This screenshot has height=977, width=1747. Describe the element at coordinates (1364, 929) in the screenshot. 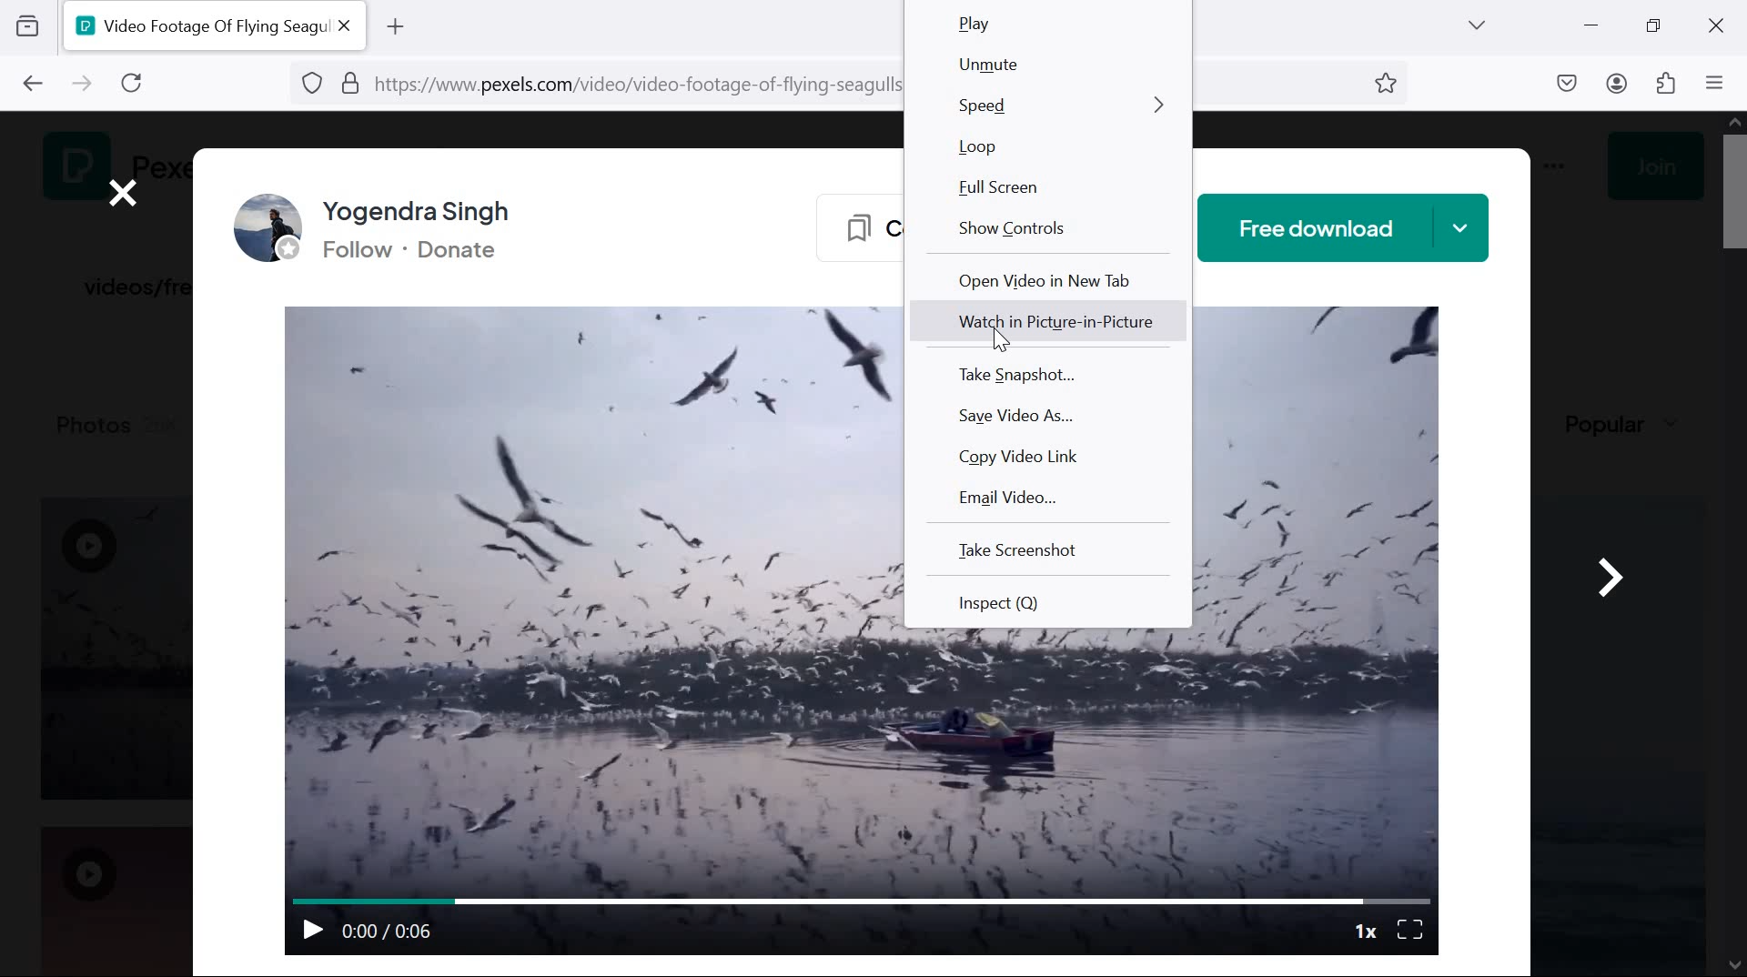

I see `1x` at that location.